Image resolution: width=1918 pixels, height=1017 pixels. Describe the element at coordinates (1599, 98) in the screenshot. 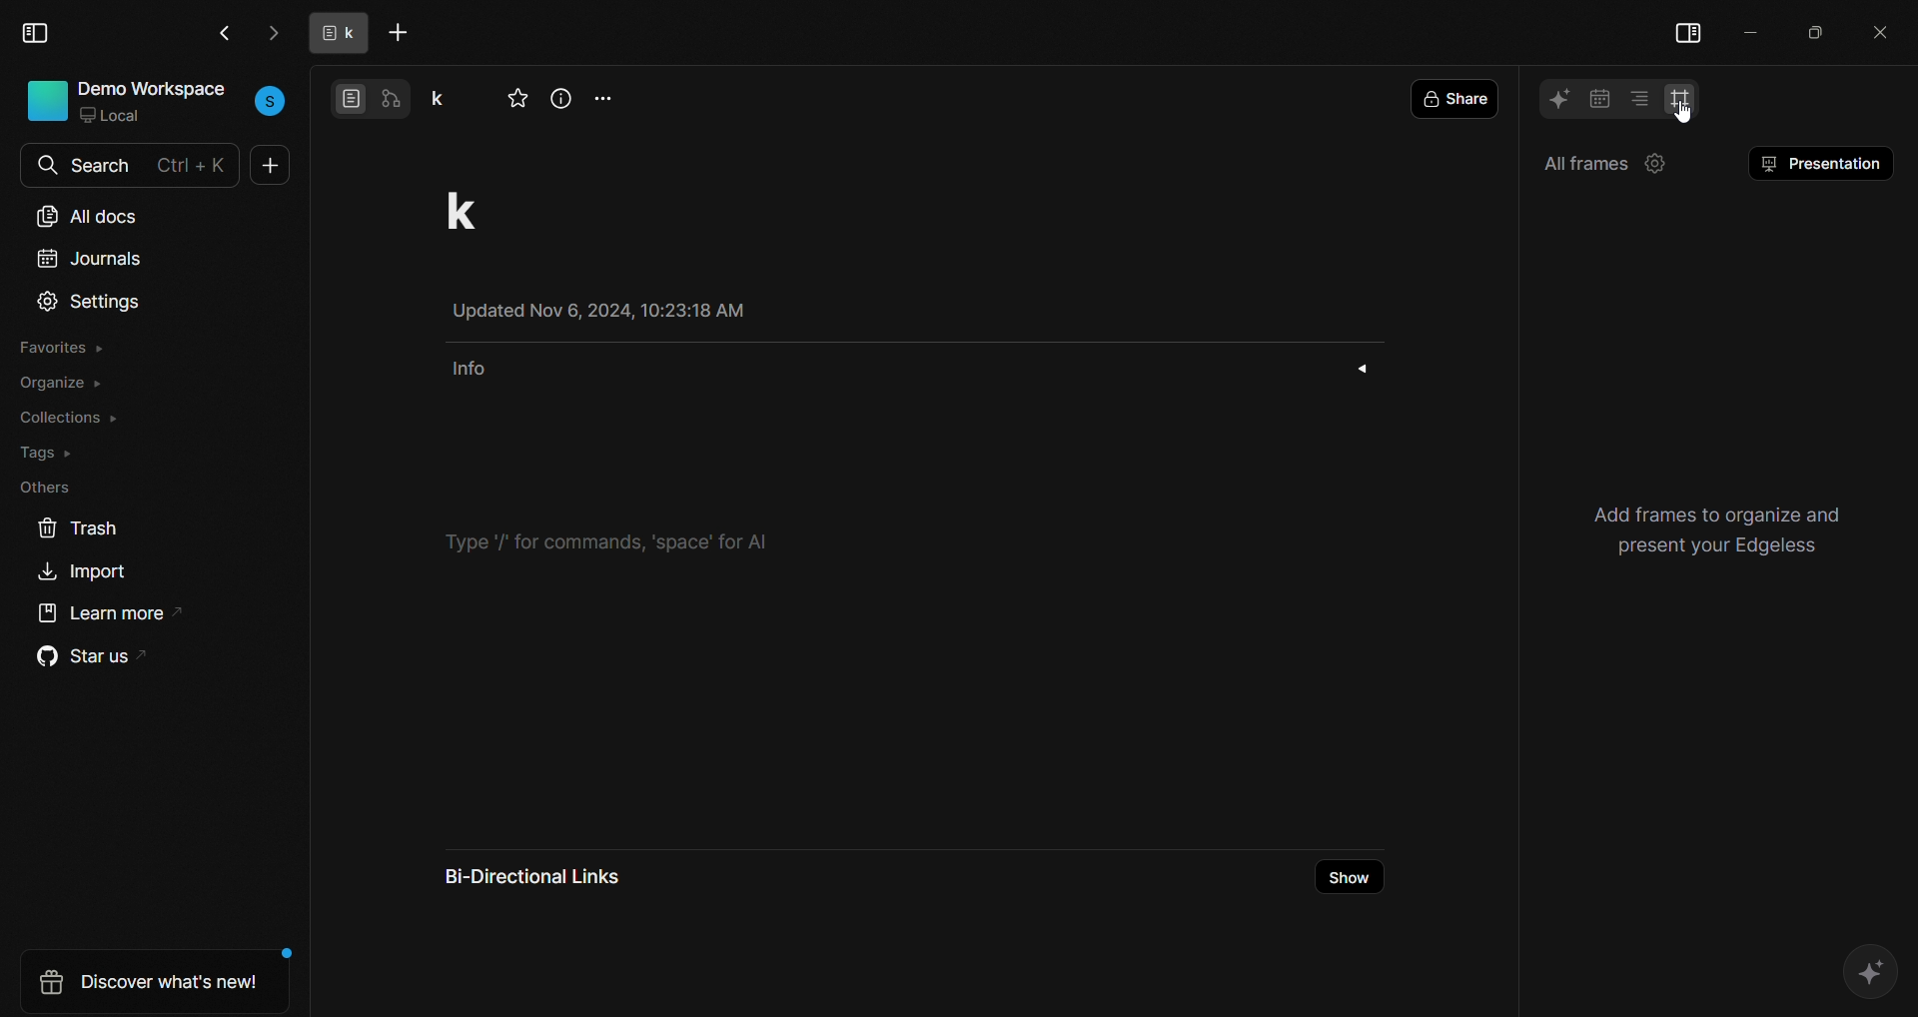

I see `calendar` at that location.